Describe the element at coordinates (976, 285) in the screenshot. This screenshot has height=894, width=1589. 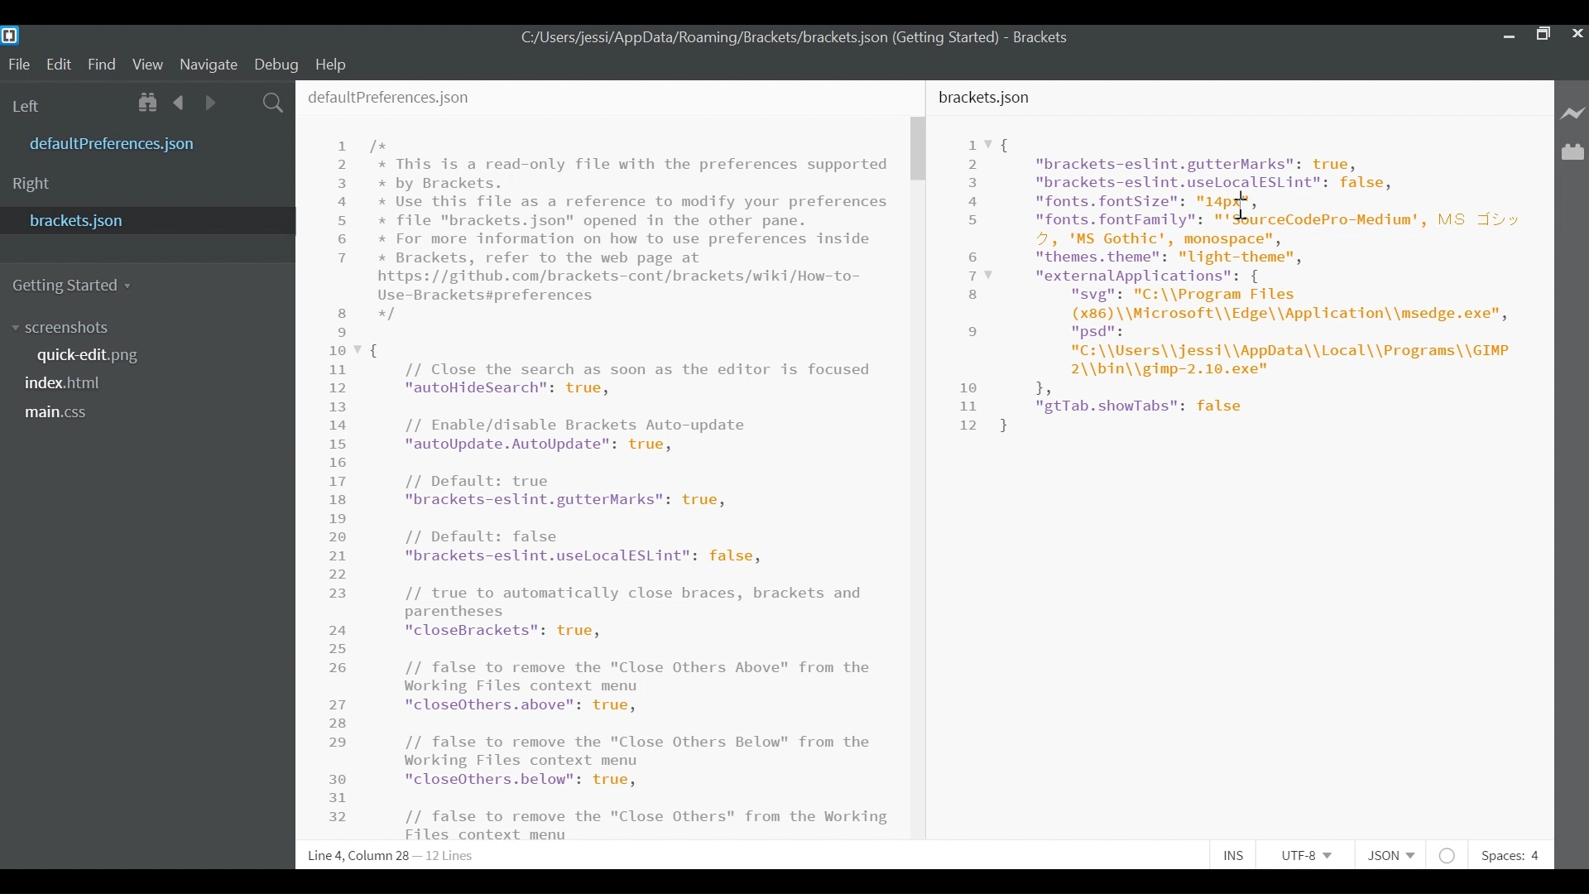
I see `Line Number` at that location.